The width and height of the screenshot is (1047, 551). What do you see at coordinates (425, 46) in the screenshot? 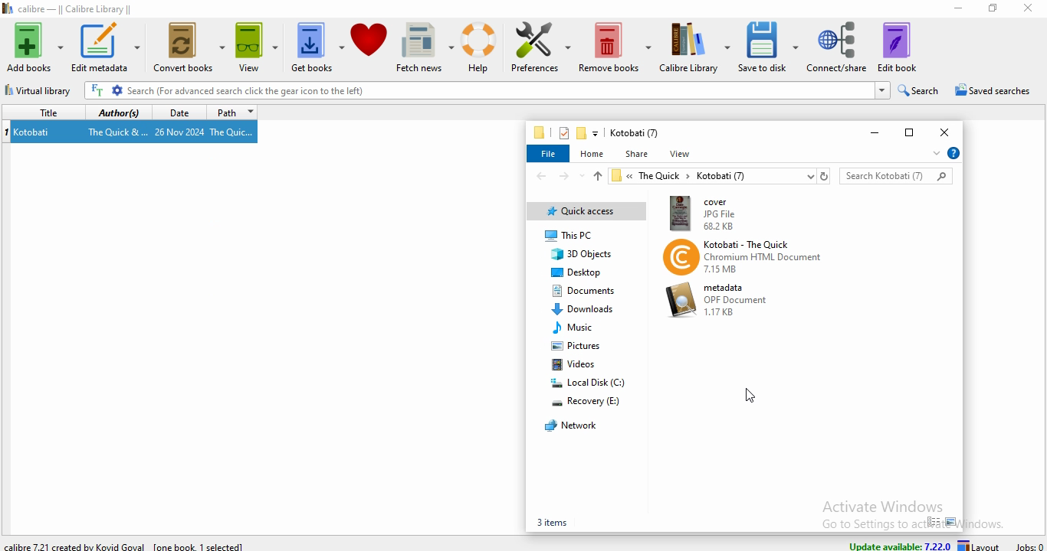
I see `fetch news` at bounding box center [425, 46].